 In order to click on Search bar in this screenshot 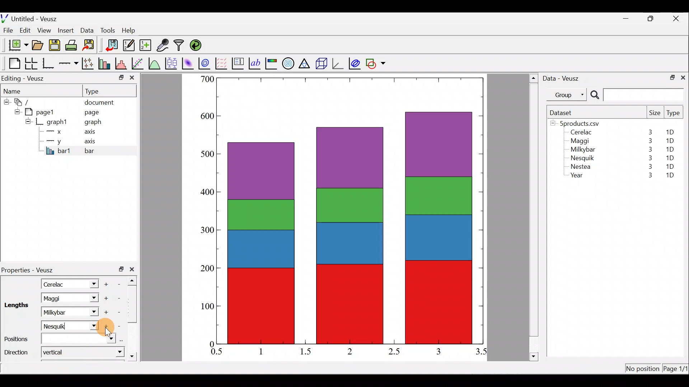, I will do `click(636, 95)`.